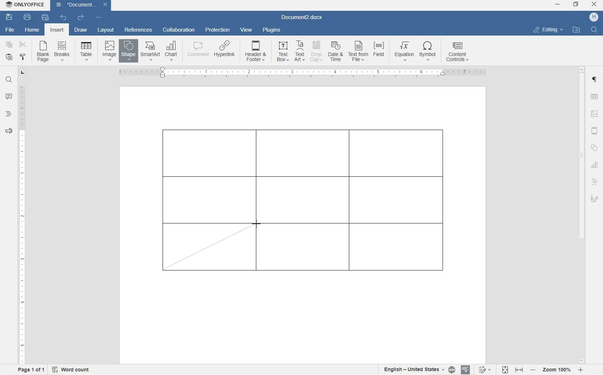 Image resolution: width=603 pixels, height=375 pixels. Describe the element at coordinates (42, 52) in the screenshot. I see `blank page` at that location.